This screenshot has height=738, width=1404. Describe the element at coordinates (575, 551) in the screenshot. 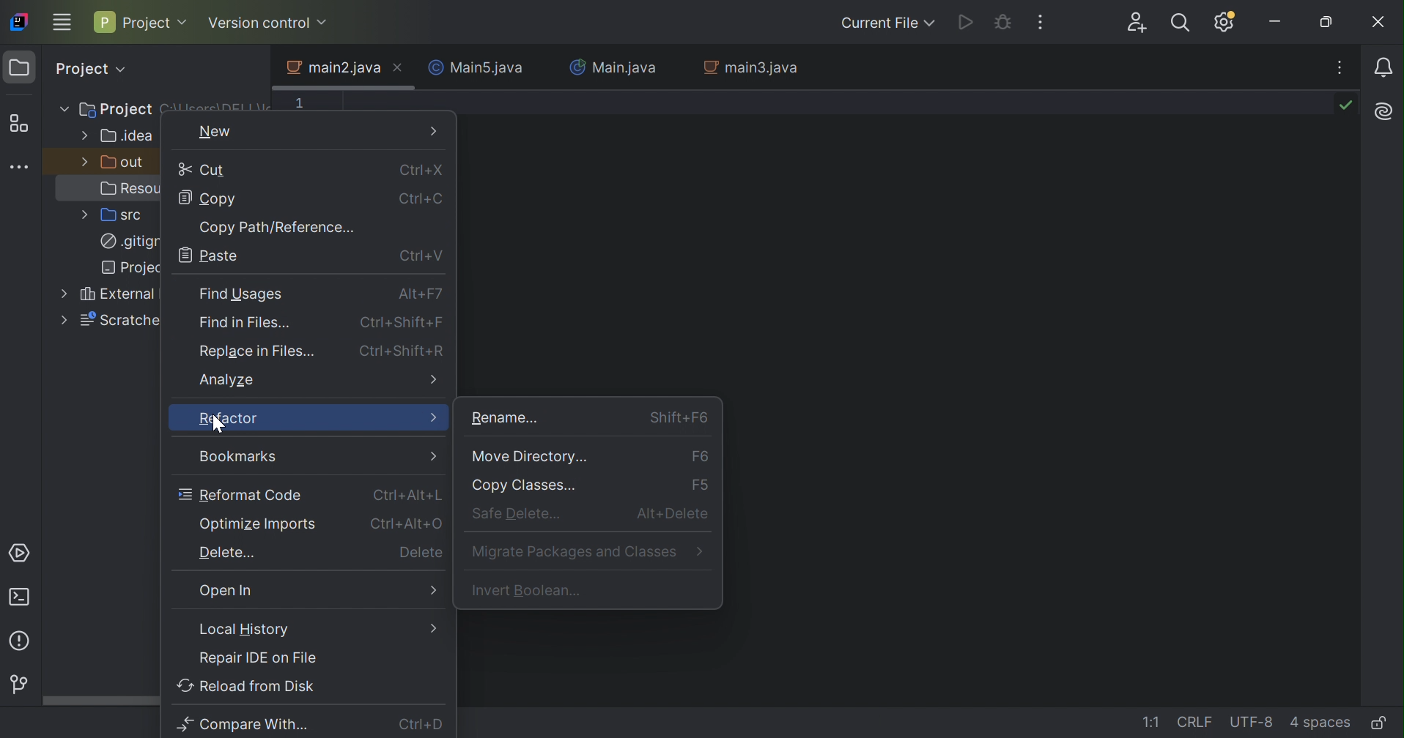

I see `Migrate packages and Classes` at that location.